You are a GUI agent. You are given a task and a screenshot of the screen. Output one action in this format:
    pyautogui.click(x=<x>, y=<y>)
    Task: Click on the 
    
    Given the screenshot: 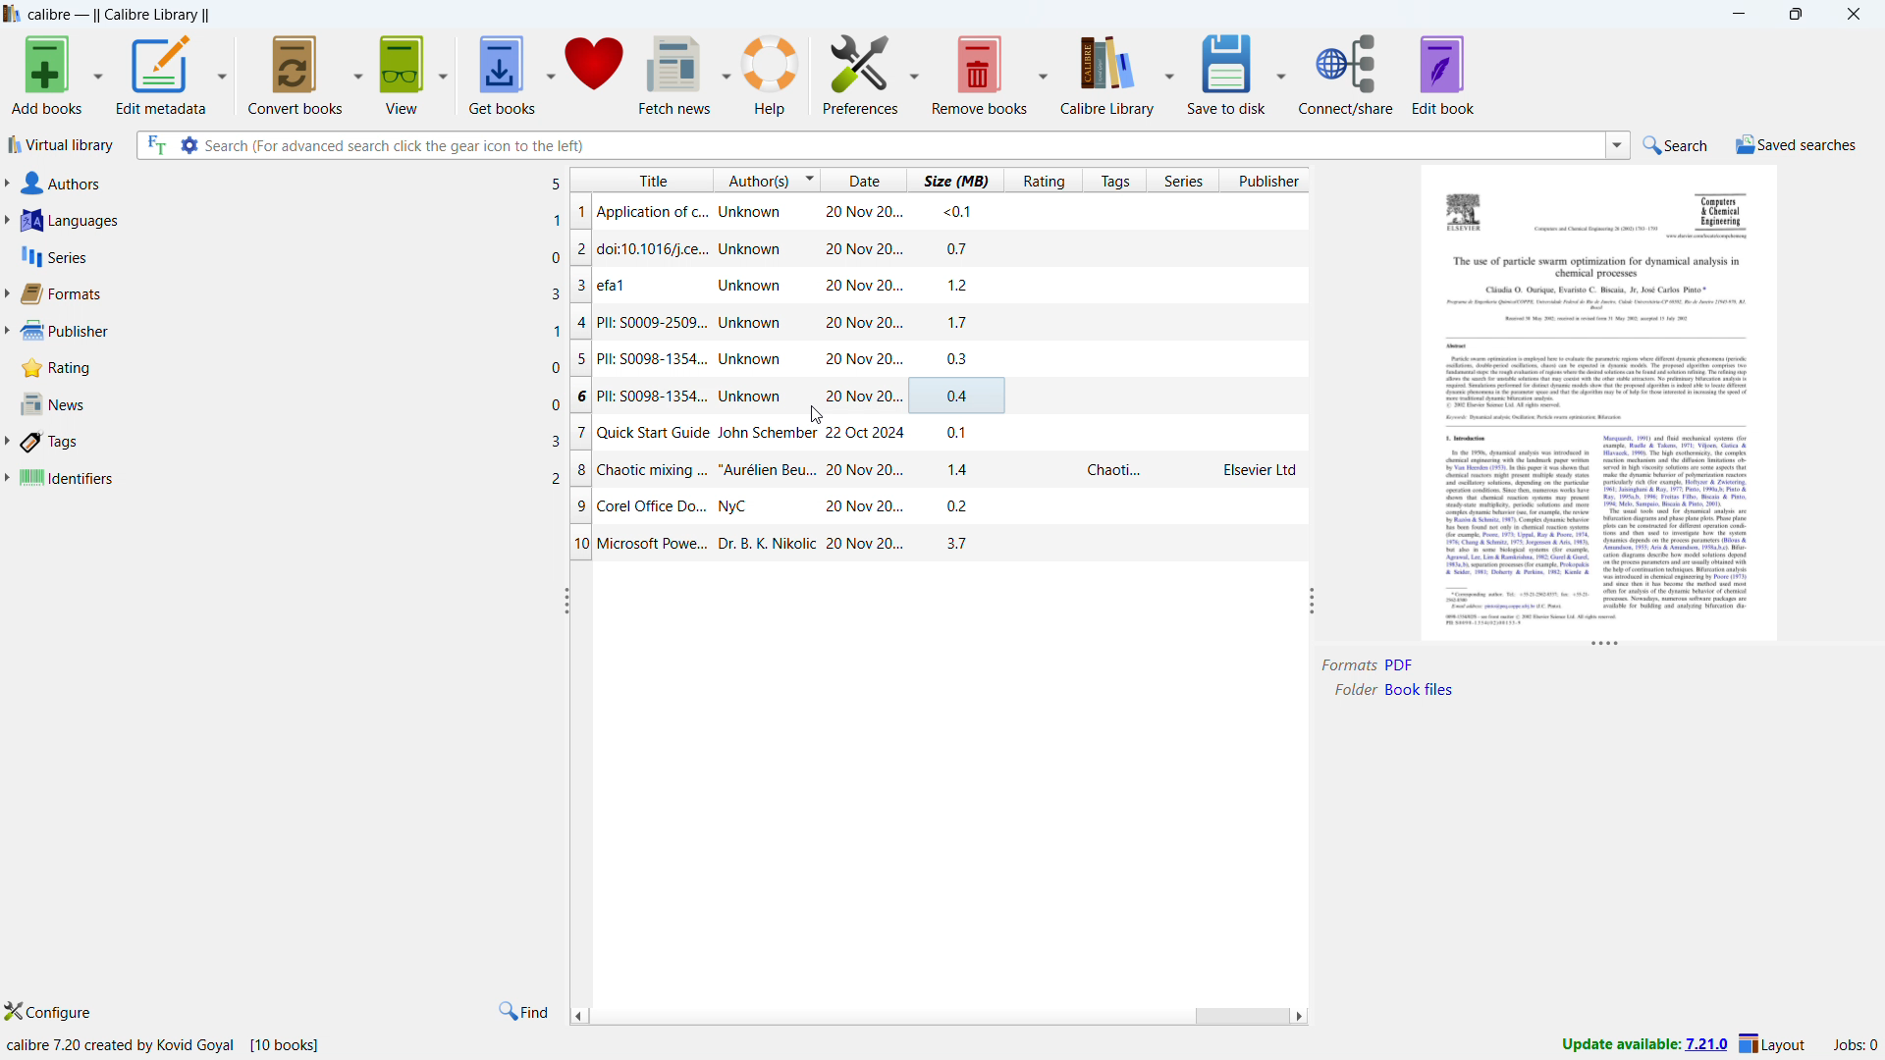 What is the action you would take?
    pyautogui.click(x=1403, y=663)
    